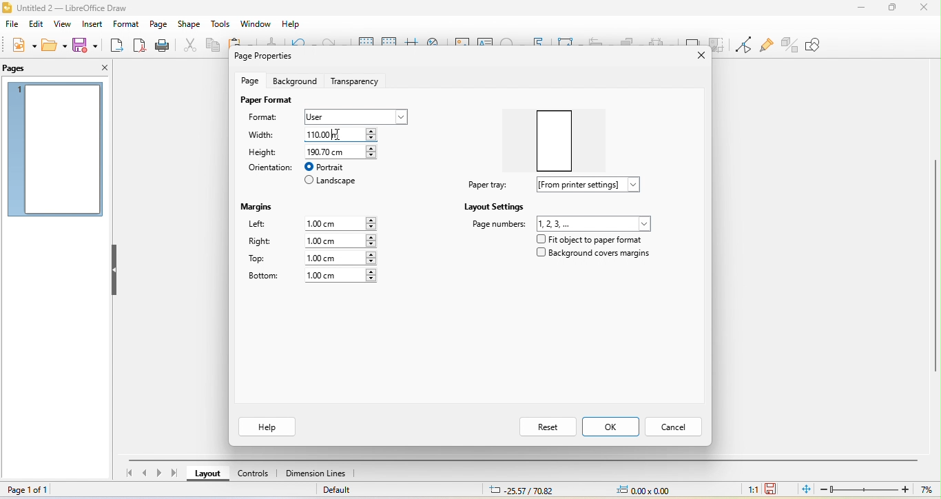  Describe the element at coordinates (99, 68) in the screenshot. I see `close` at that location.